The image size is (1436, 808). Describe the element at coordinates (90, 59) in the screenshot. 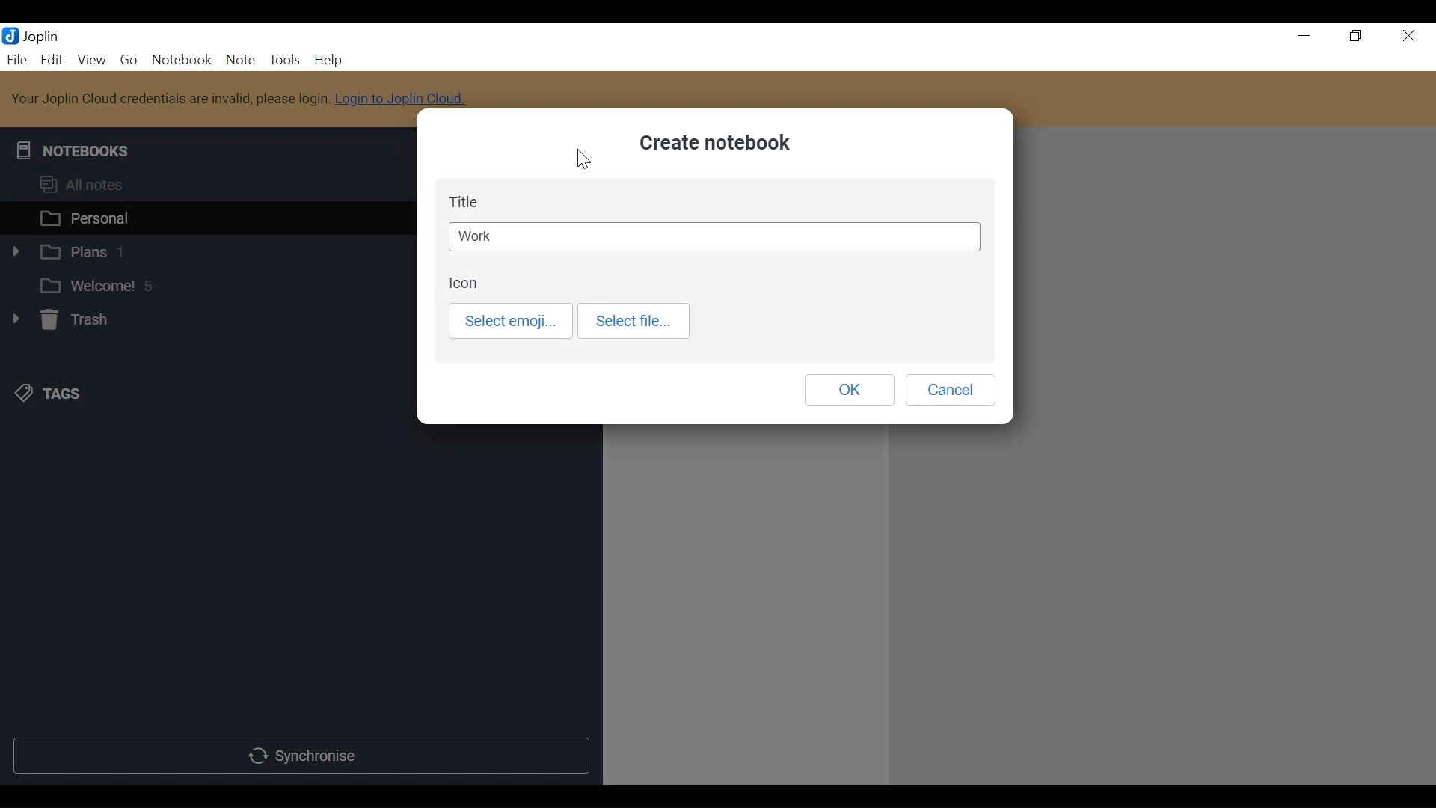

I see `View` at that location.